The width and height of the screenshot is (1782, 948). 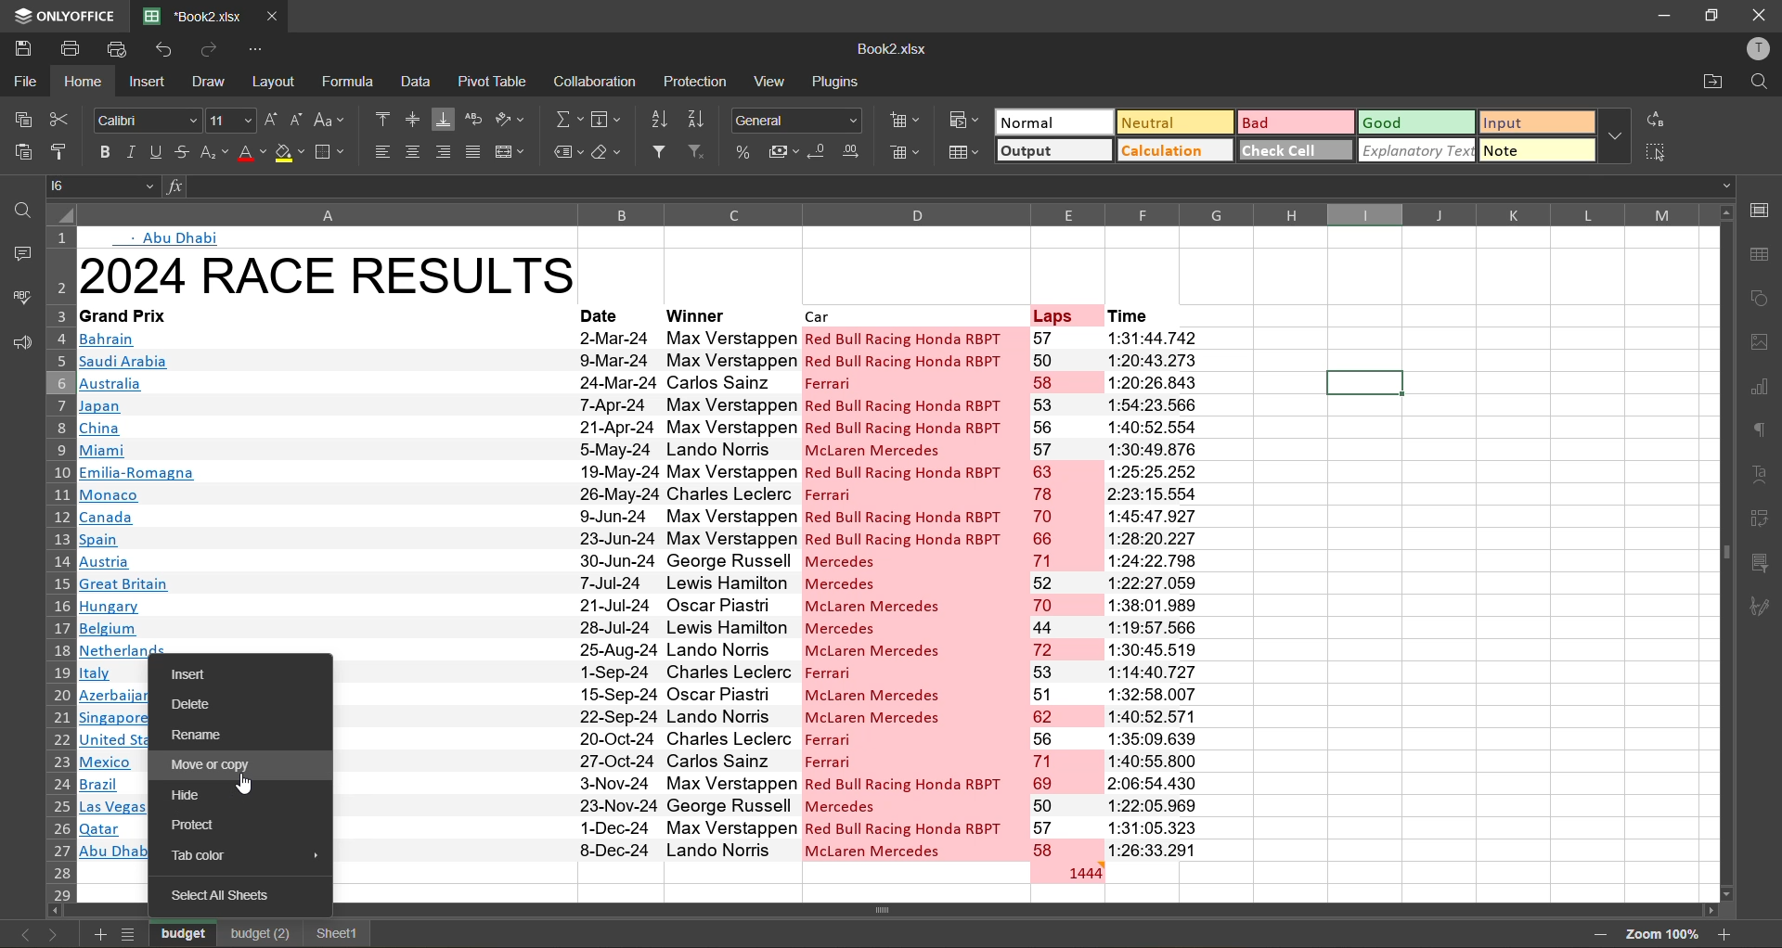 What do you see at coordinates (97, 934) in the screenshot?
I see `add sheet` at bounding box center [97, 934].